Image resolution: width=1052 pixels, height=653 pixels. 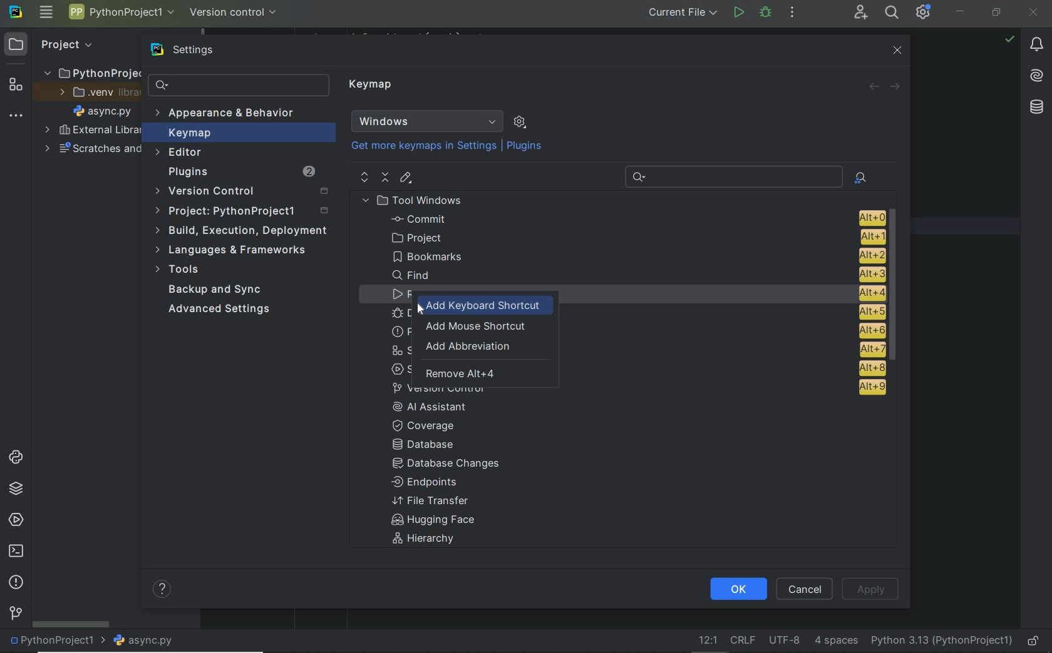 What do you see at coordinates (636, 219) in the screenshot?
I see `Commit` at bounding box center [636, 219].